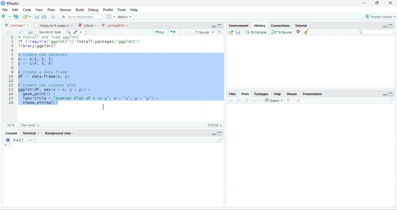 The image size is (397, 210). I want to click on Workspace panes, so click(110, 16).